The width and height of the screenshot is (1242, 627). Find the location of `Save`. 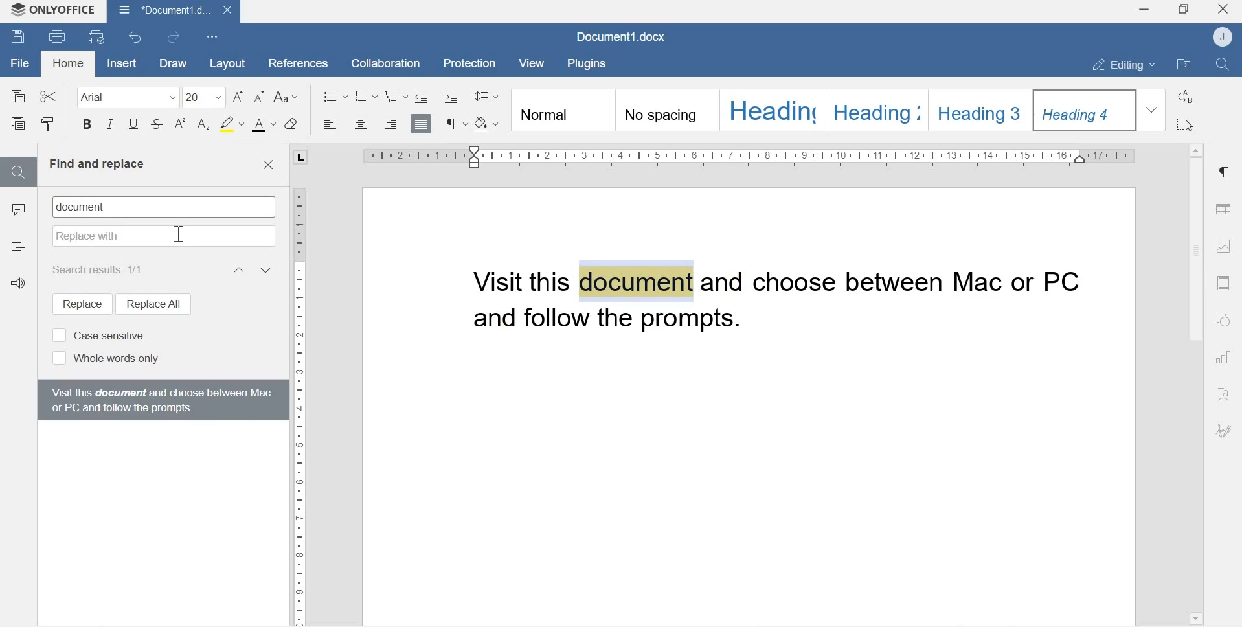

Save is located at coordinates (18, 38).